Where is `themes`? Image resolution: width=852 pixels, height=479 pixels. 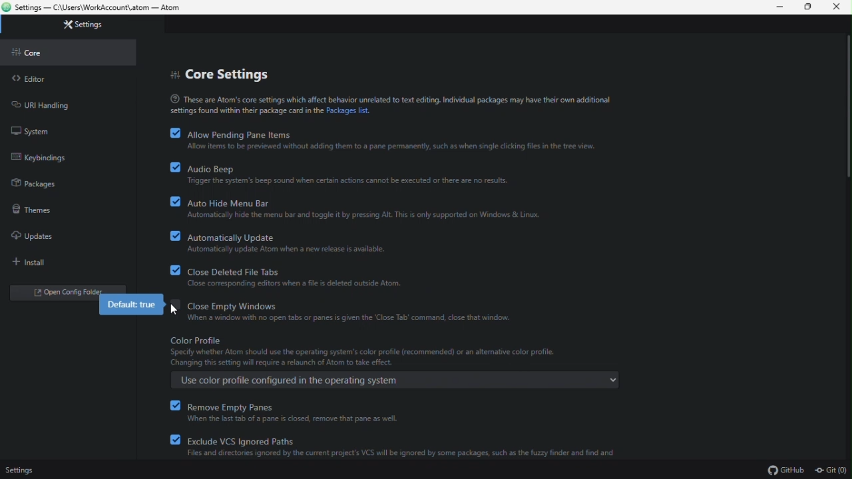
themes is located at coordinates (36, 210).